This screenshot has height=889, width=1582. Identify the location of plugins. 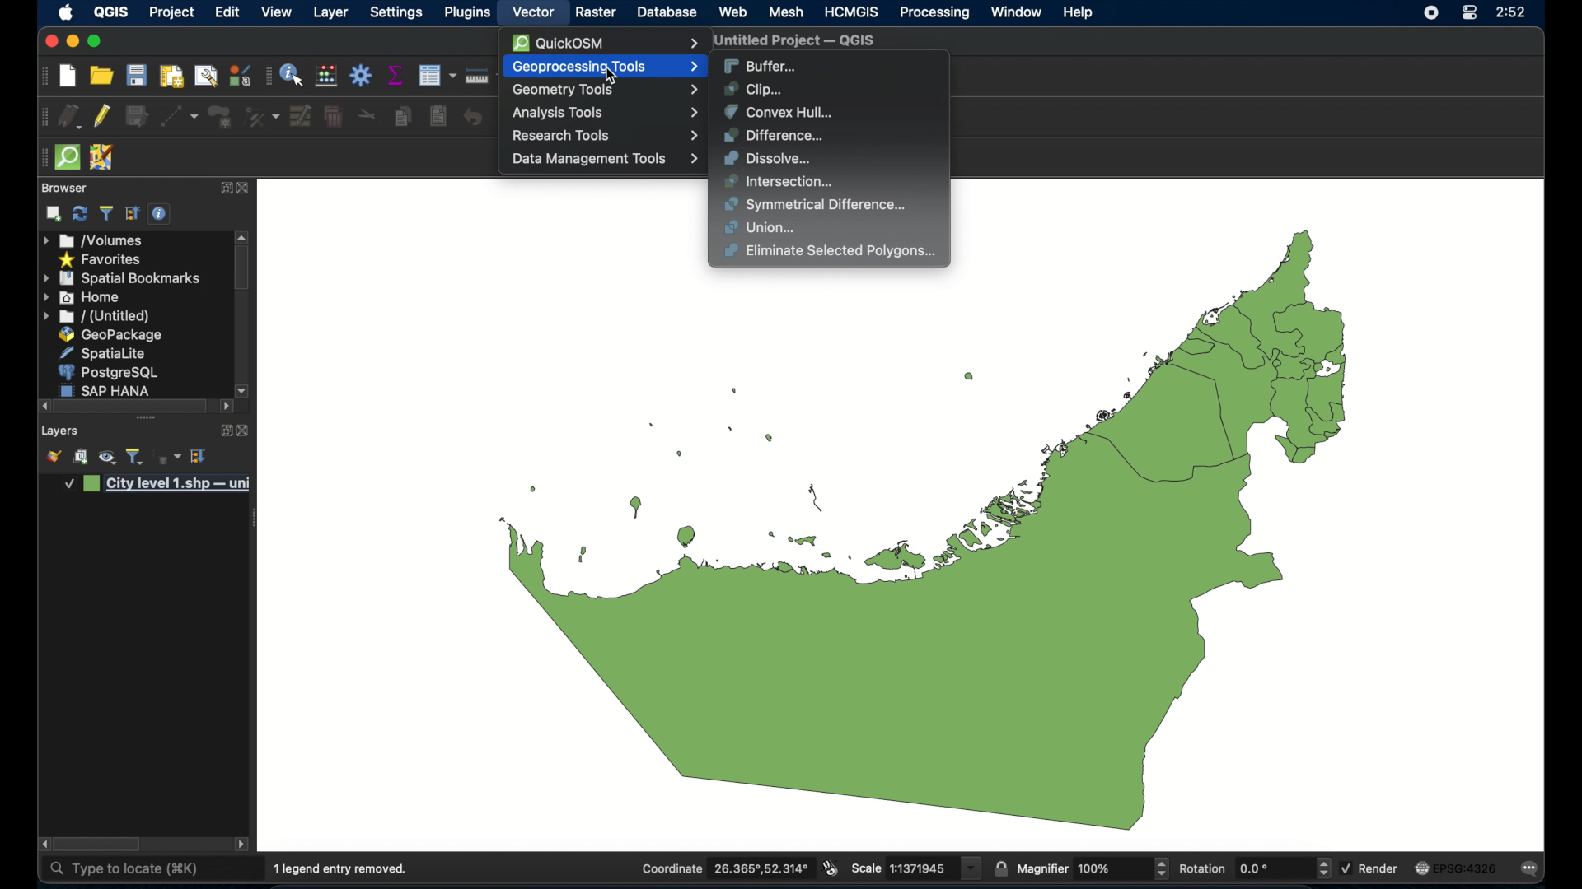
(467, 13).